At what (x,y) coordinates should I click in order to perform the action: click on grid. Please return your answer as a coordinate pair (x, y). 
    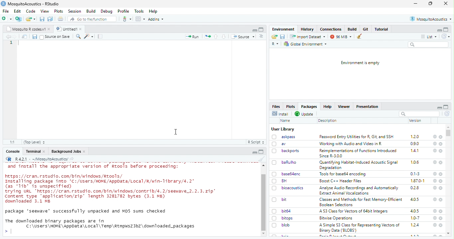
    Looking at the image, I should click on (140, 19).